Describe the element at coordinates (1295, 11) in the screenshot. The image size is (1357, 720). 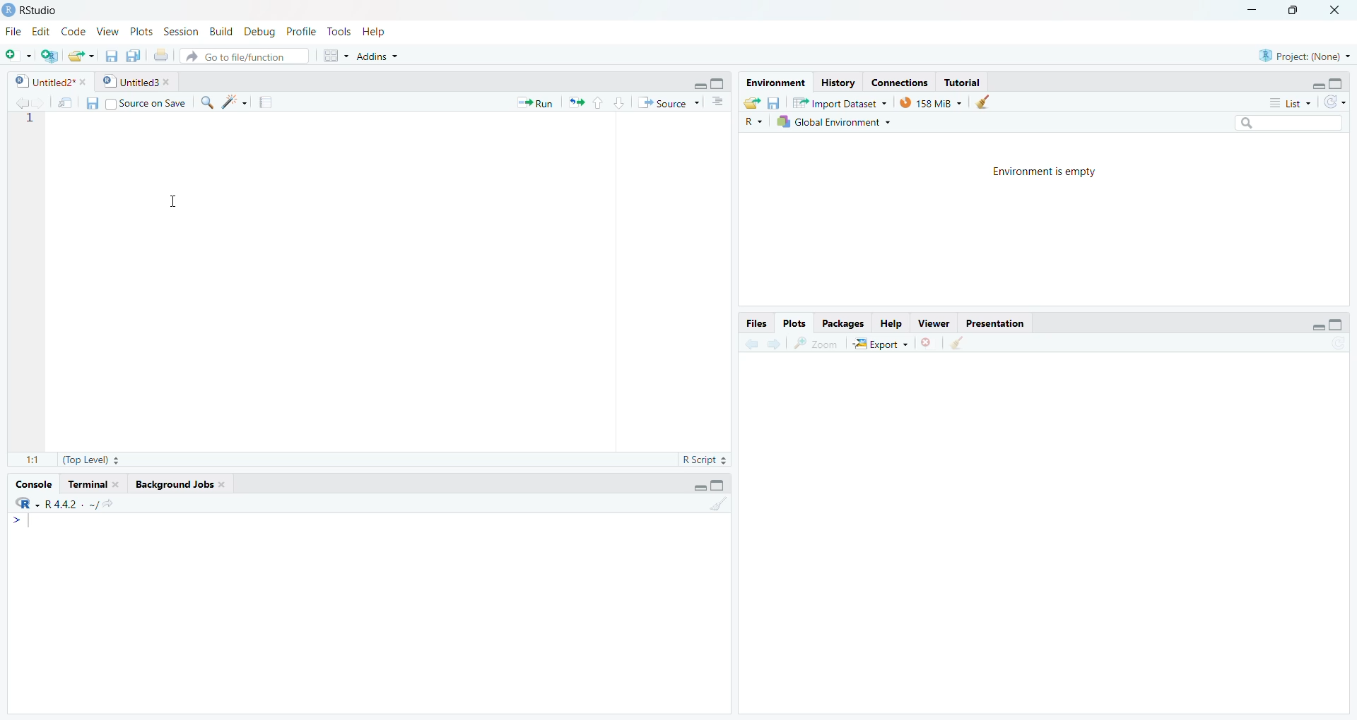
I see `maximize` at that location.